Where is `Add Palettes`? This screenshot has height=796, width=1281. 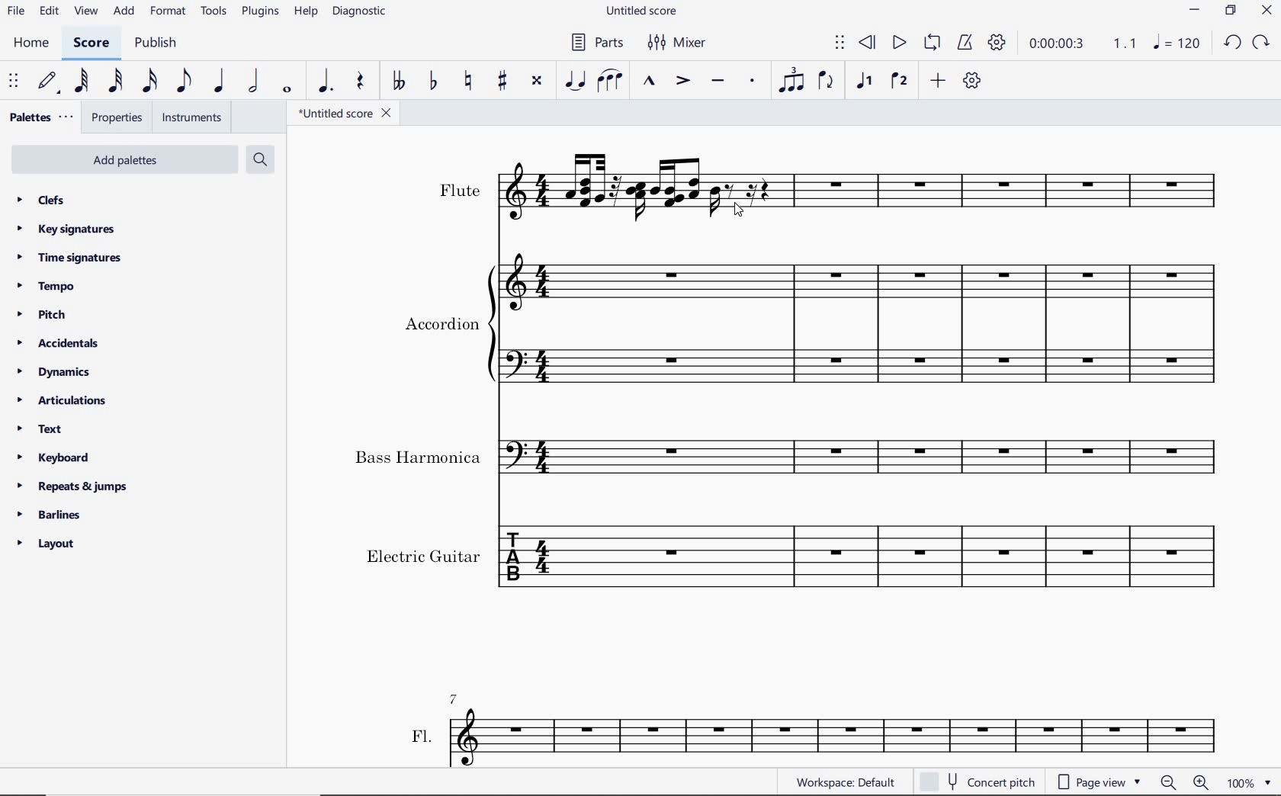 Add Palettes is located at coordinates (123, 160).